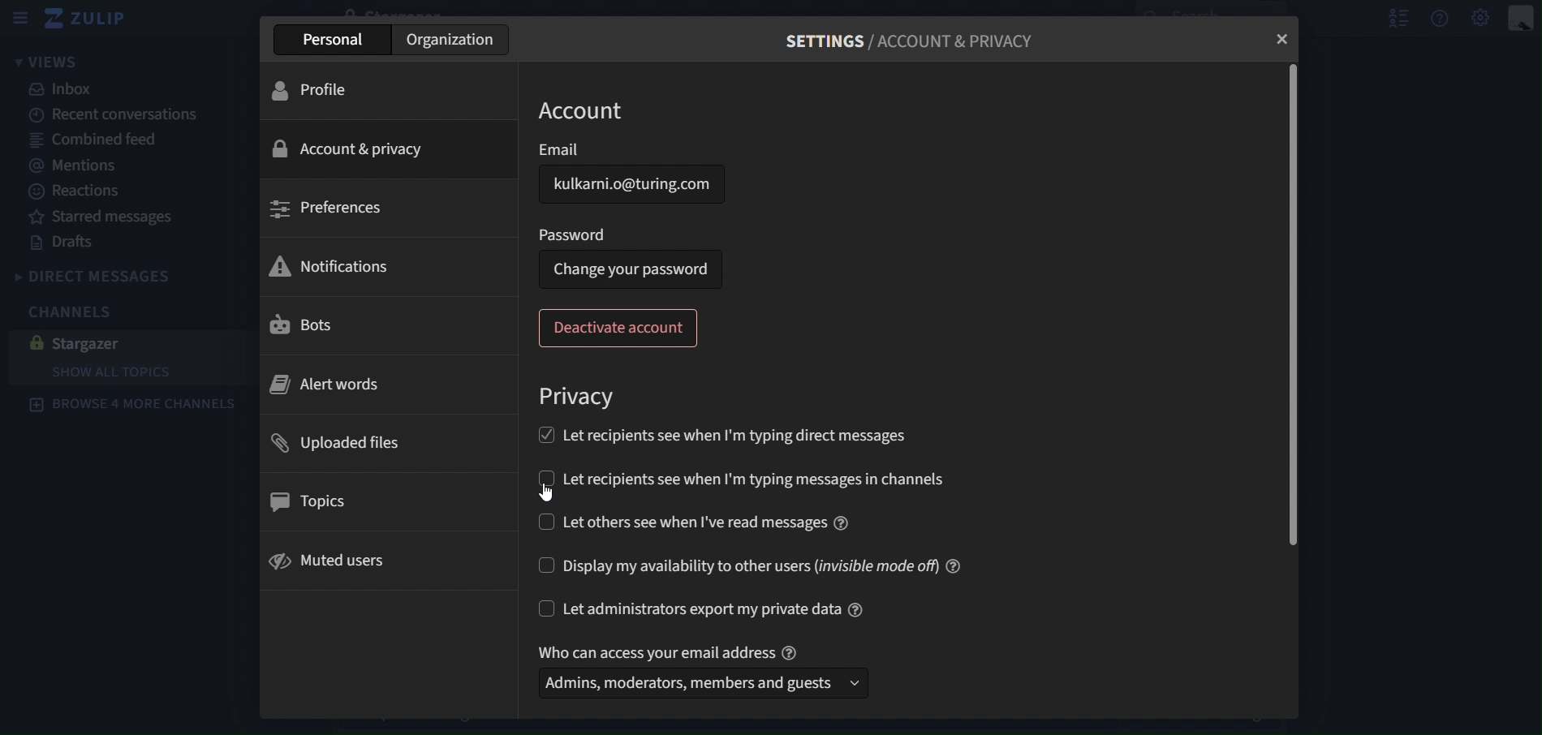 This screenshot has width=1542, height=735. Describe the element at coordinates (706, 682) in the screenshot. I see `admins, moderators, members and guests` at that location.